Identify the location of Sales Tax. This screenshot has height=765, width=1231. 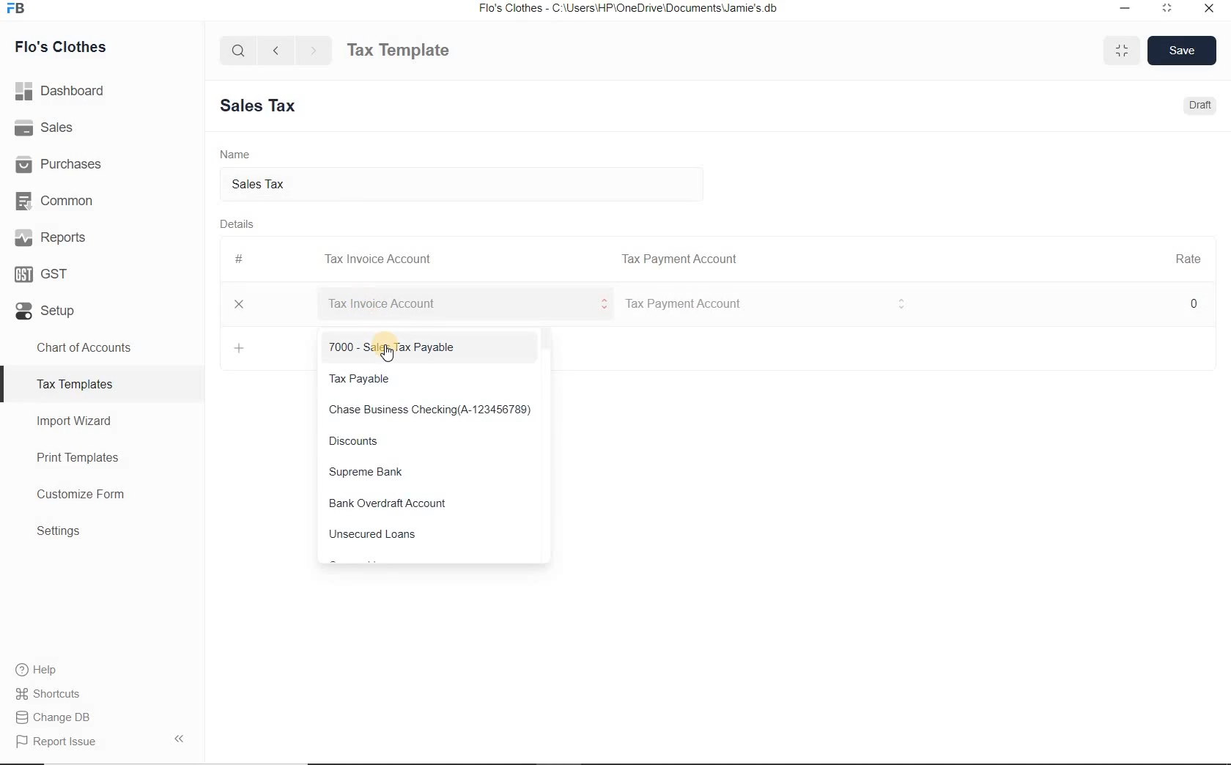
(472, 185).